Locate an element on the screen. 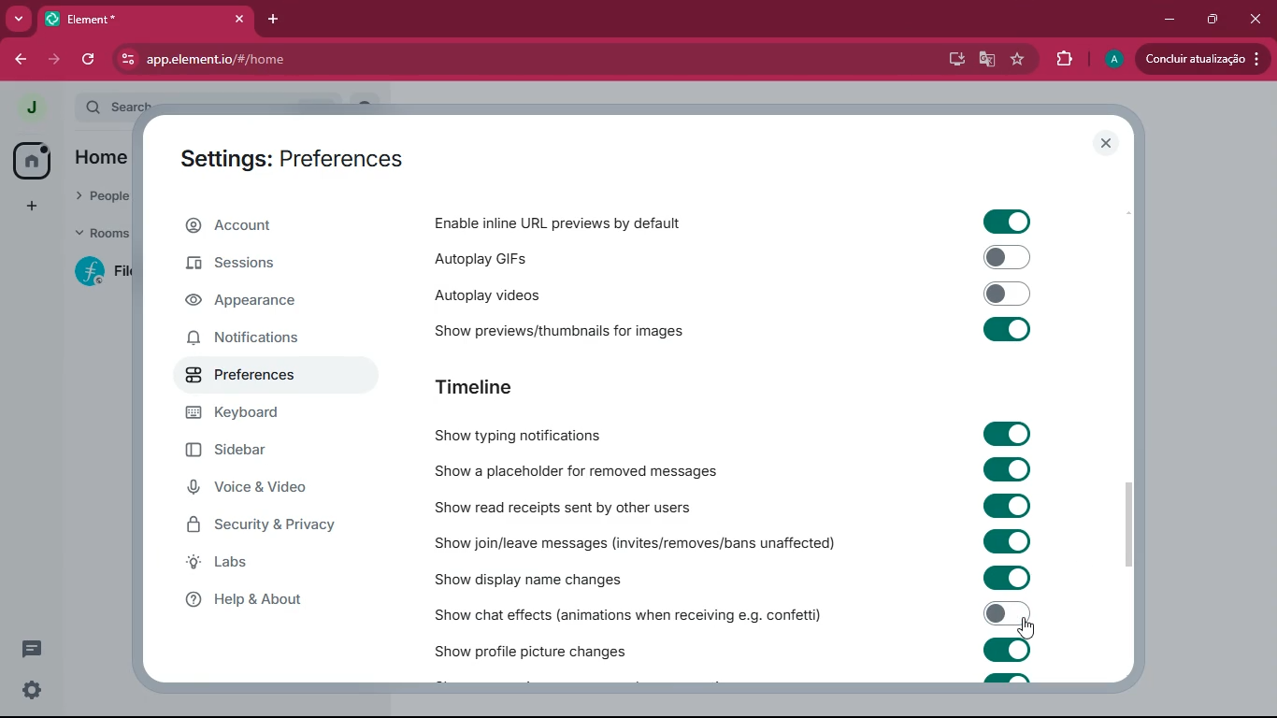 This screenshot has height=718, width=1277. close tab is located at coordinates (241, 20).